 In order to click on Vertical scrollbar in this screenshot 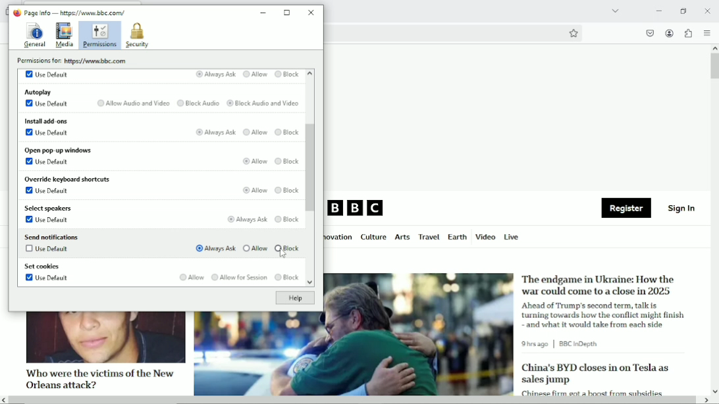, I will do `click(311, 168)`.